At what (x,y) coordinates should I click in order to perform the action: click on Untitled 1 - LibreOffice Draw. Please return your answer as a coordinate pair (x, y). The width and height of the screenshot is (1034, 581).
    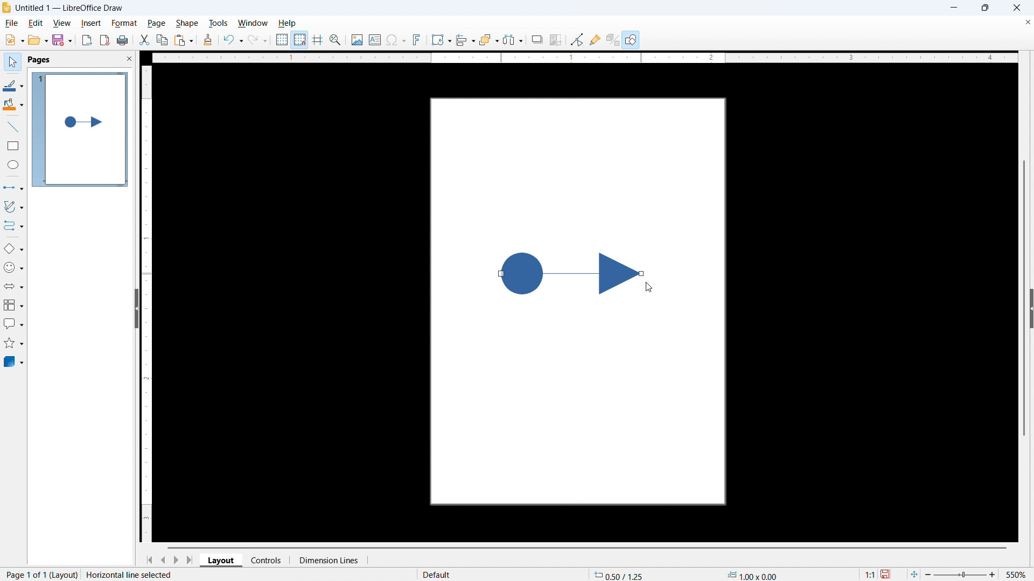
    Looking at the image, I should click on (70, 8).